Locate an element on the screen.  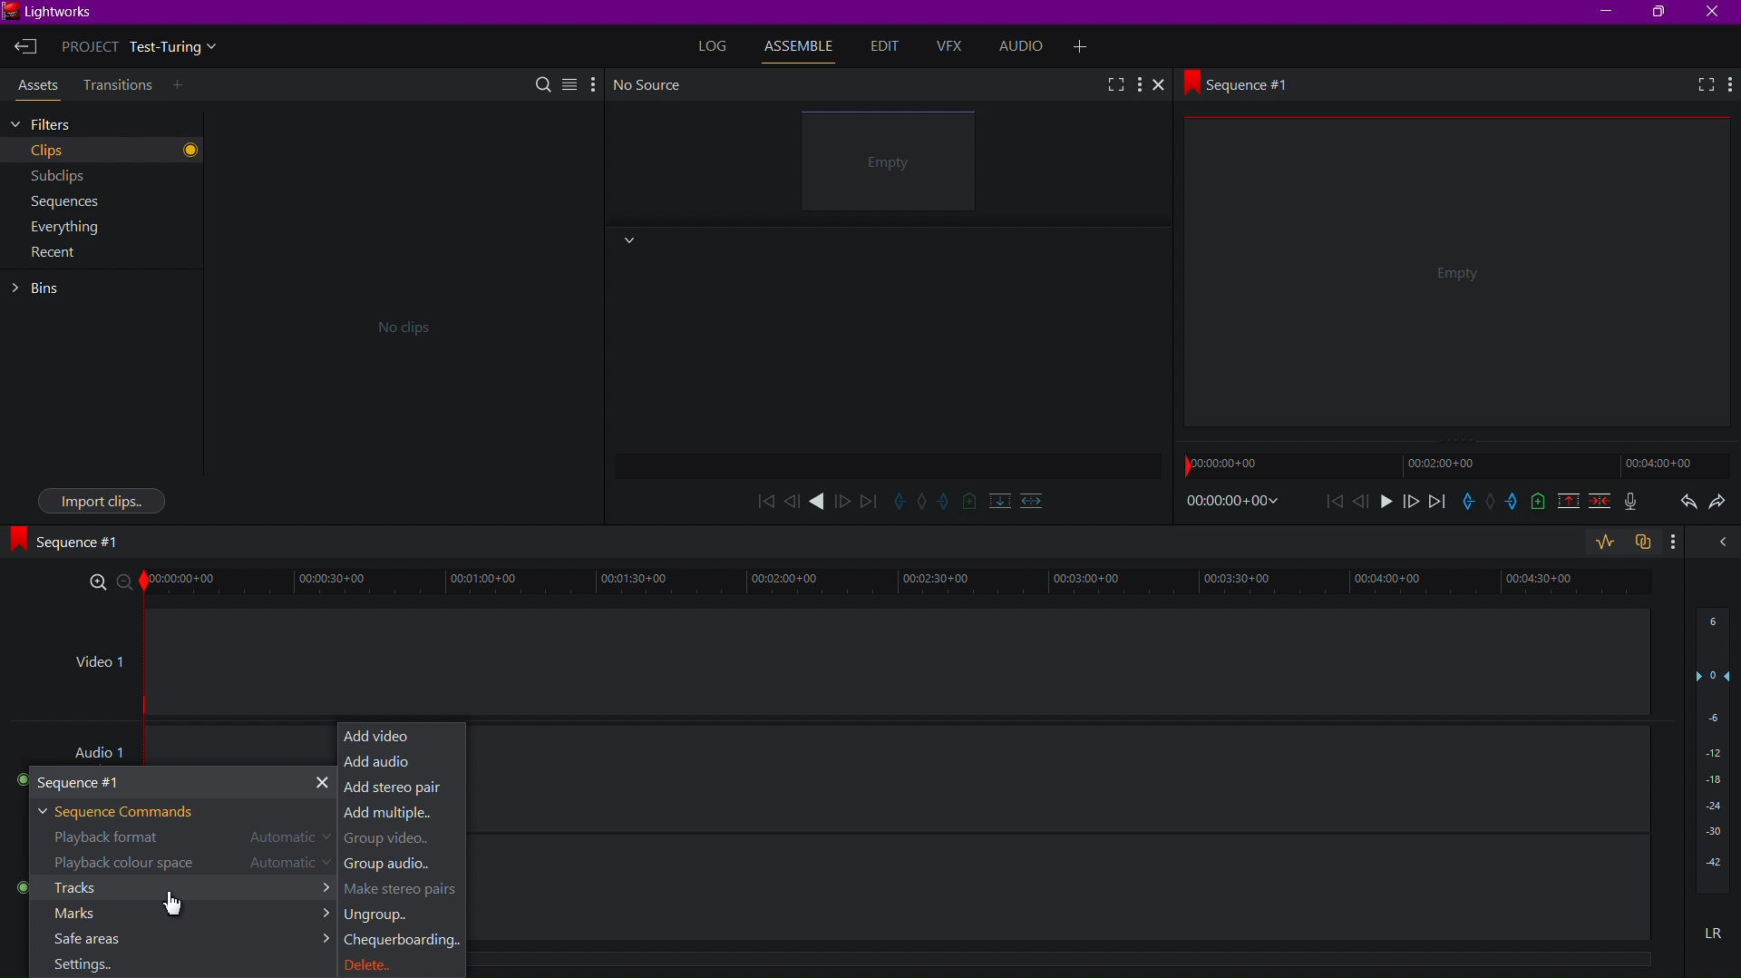
audio 1 is located at coordinates (105, 748).